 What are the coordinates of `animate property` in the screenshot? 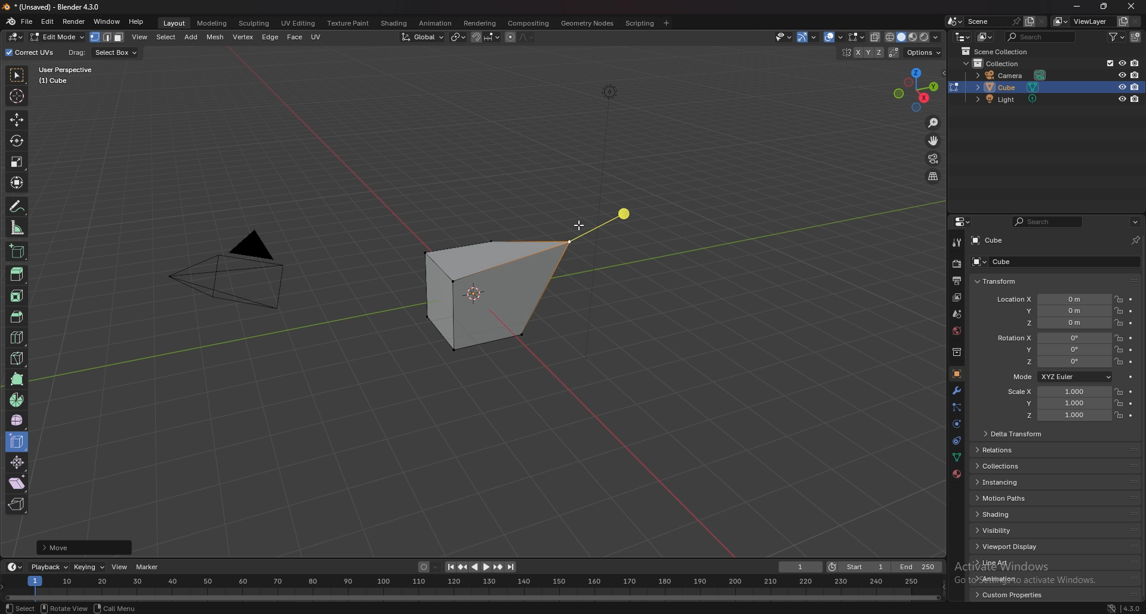 It's located at (1130, 323).